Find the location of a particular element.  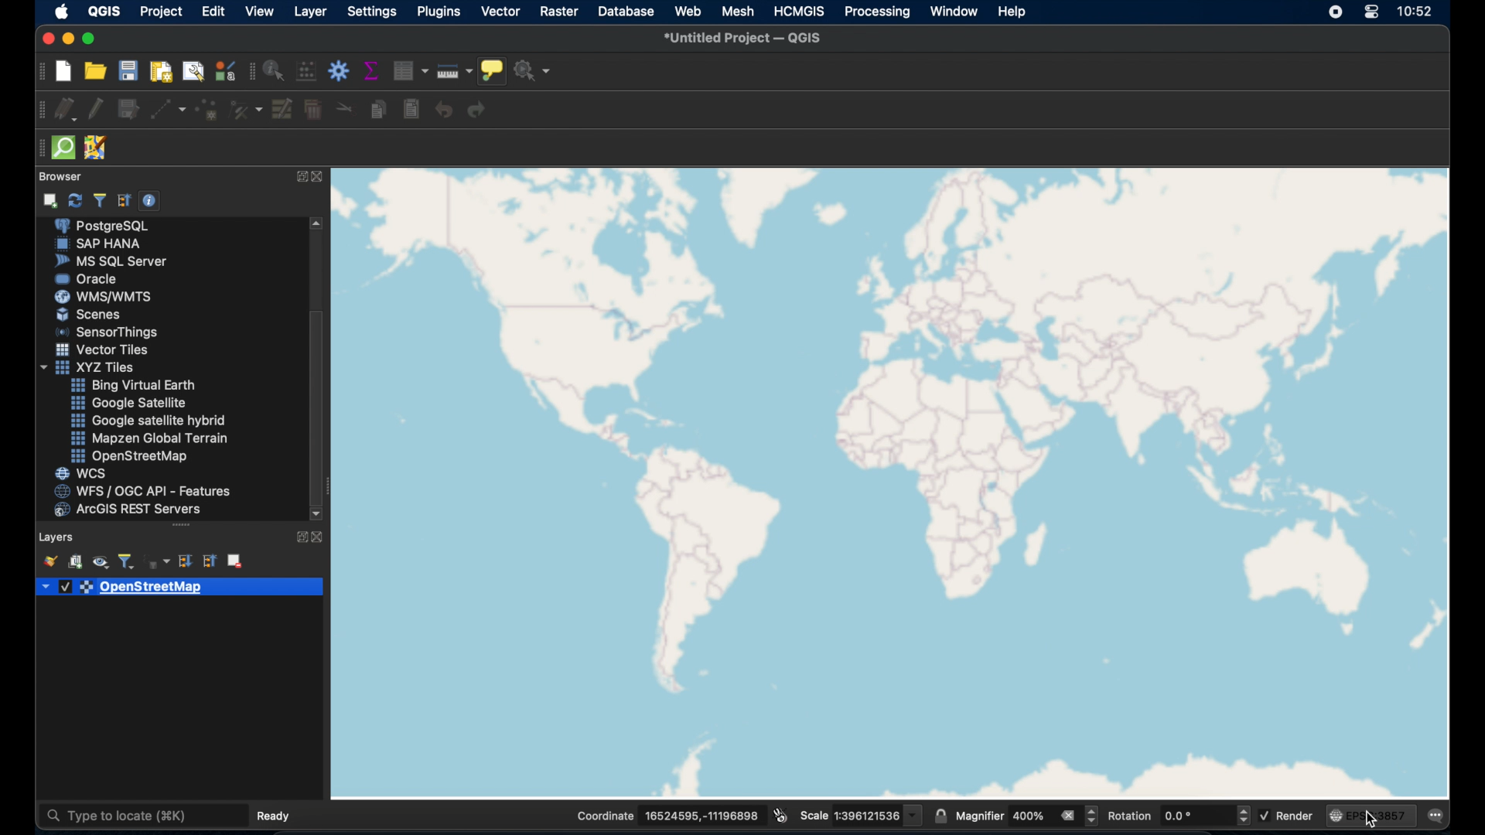

filter browser is located at coordinates (98, 201).